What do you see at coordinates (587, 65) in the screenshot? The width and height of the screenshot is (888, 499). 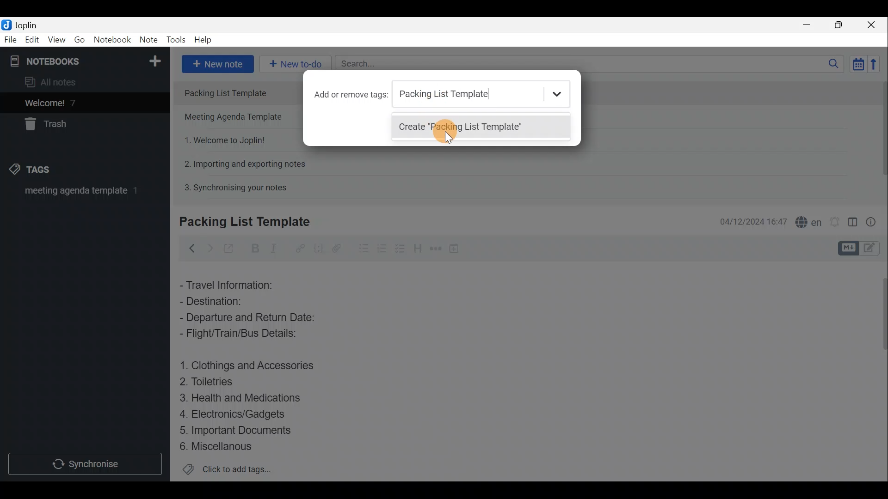 I see `Search bar` at bounding box center [587, 65].